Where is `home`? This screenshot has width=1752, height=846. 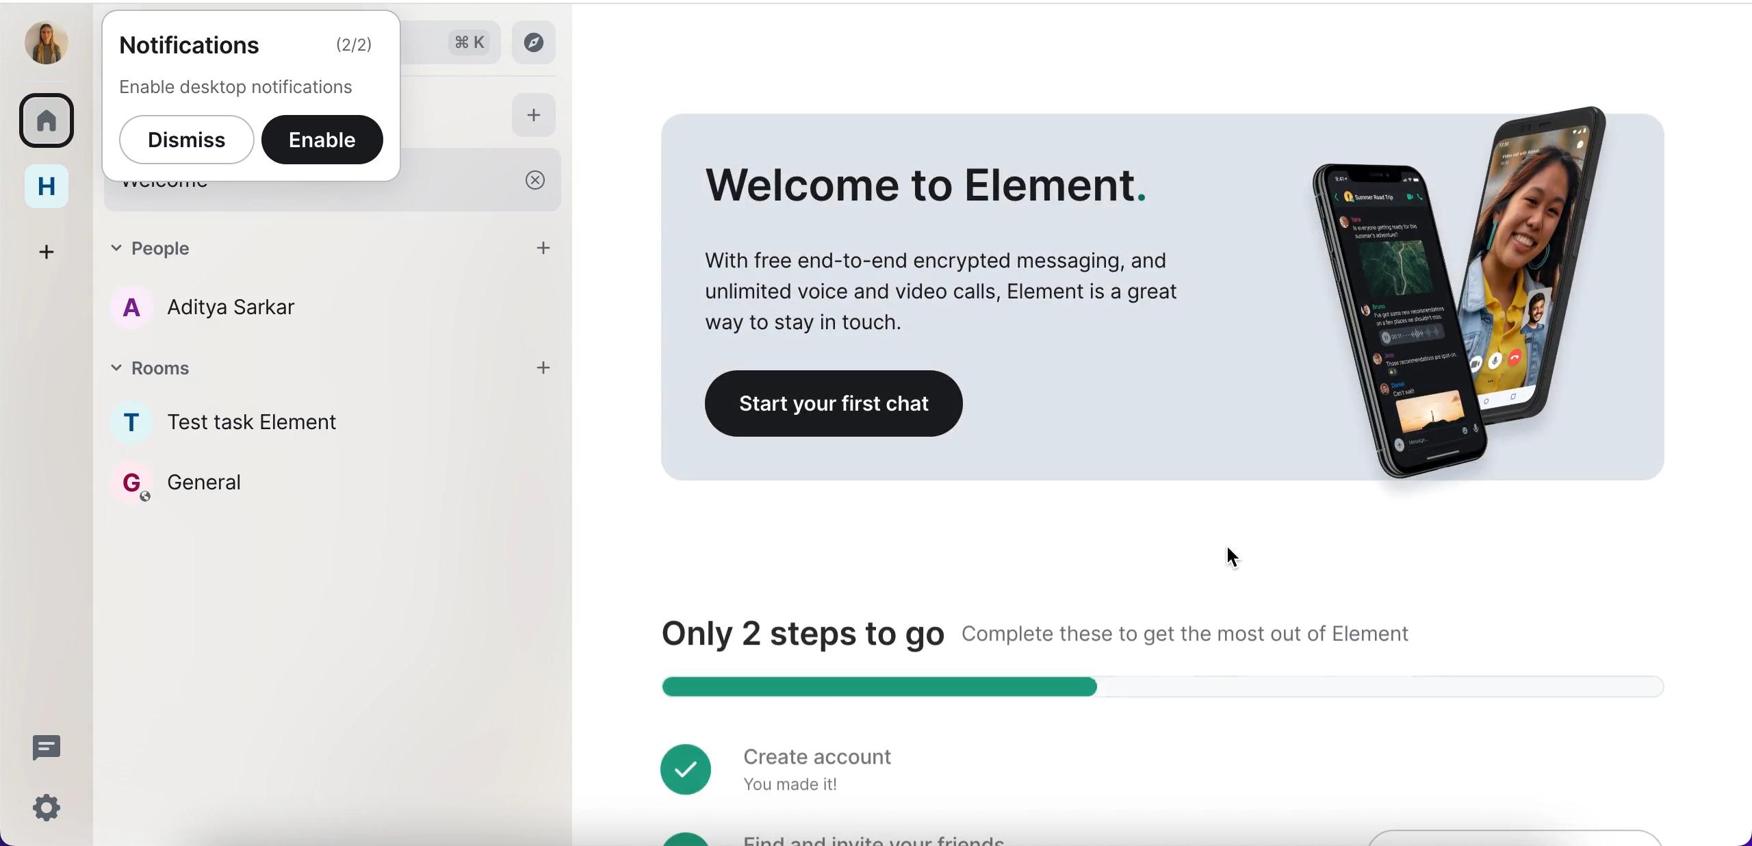 home is located at coordinates (51, 185).